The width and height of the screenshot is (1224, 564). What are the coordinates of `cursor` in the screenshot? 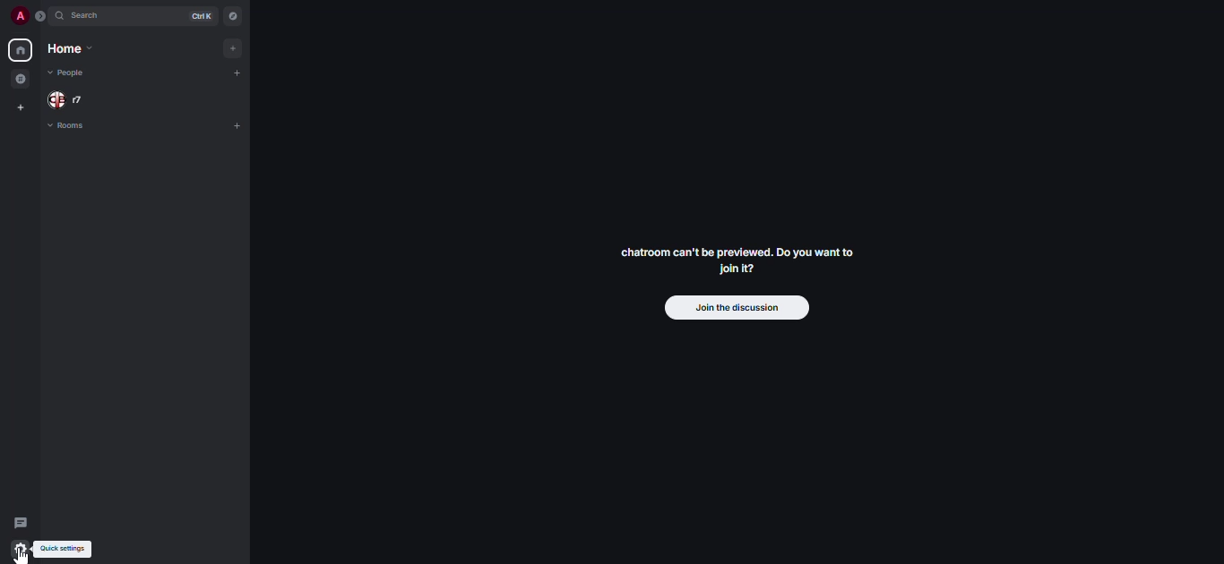 It's located at (24, 556).